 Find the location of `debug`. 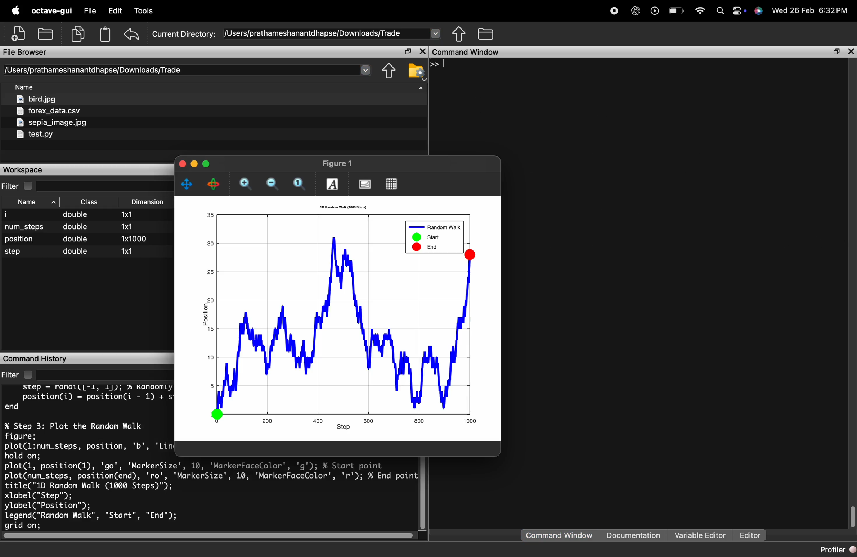

debug is located at coordinates (146, 12).